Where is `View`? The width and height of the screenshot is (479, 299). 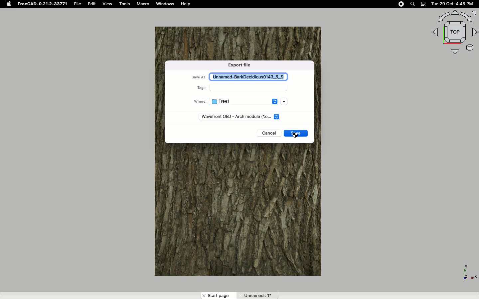 View is located at coordinates (107, 4).